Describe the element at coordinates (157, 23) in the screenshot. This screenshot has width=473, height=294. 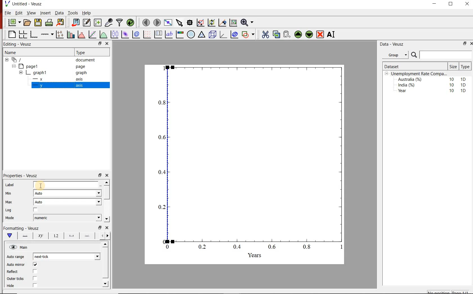
I see `move to next page` at that location.